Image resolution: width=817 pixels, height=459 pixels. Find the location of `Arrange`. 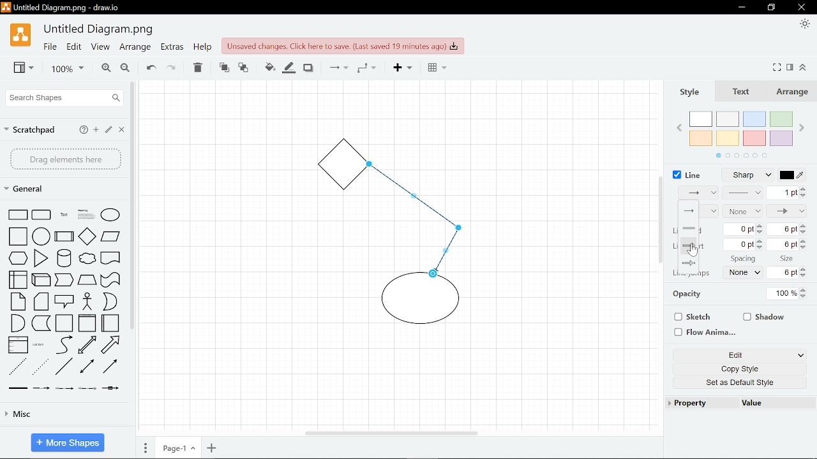

Arrange is located at coordinates (795, 93).